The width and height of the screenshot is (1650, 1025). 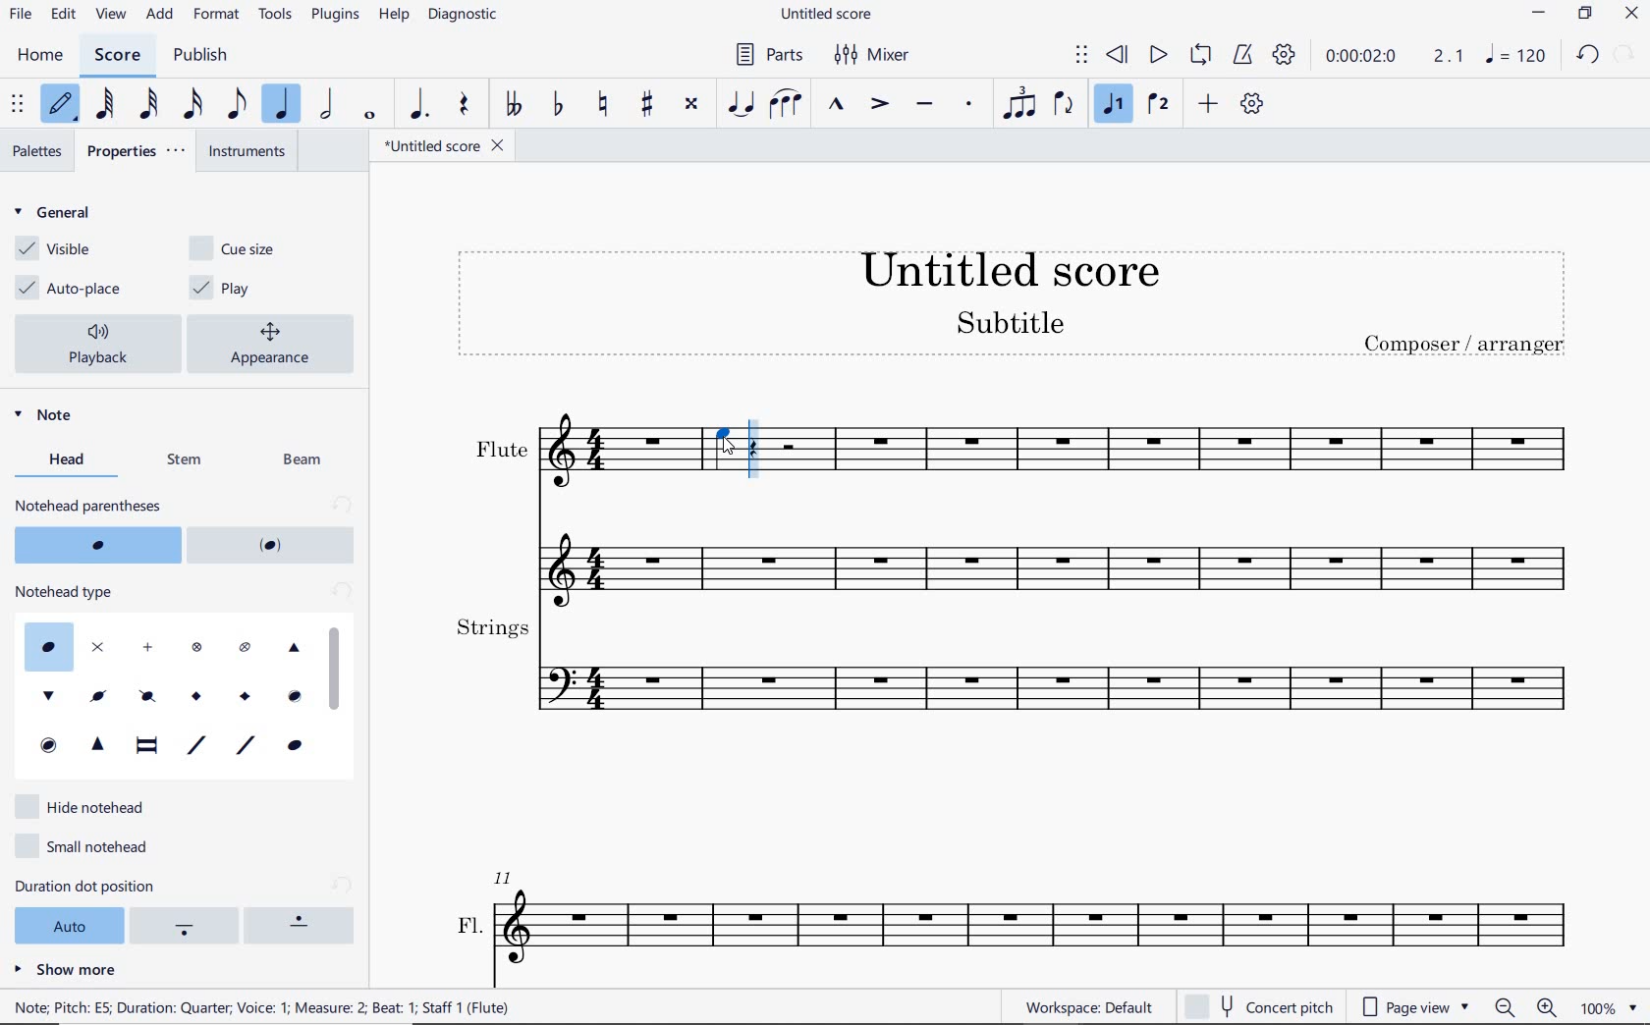 What do you see at coordinates (73, 286) in the screenshot?
I see `AUTO-PLACE` at bounding box center [73, 286].